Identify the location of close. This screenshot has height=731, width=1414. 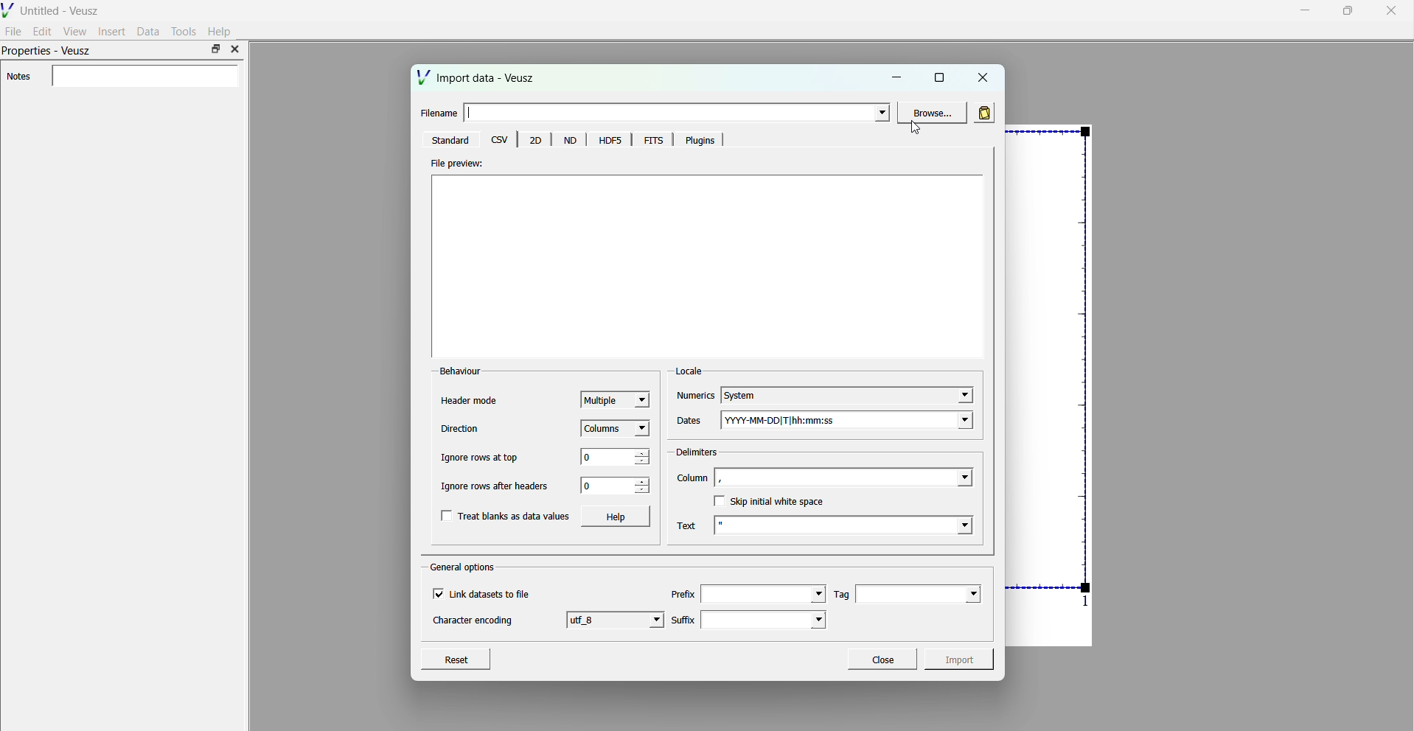
(234, 49).